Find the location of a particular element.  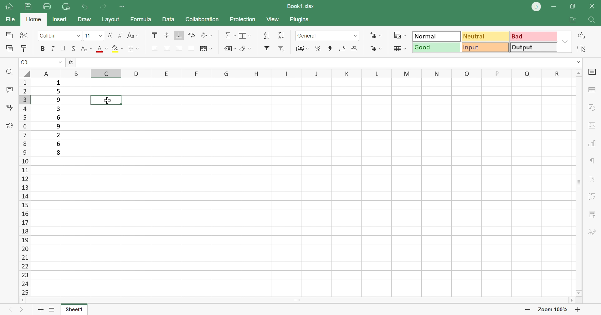

C3 is located at coordinates (26, 62).